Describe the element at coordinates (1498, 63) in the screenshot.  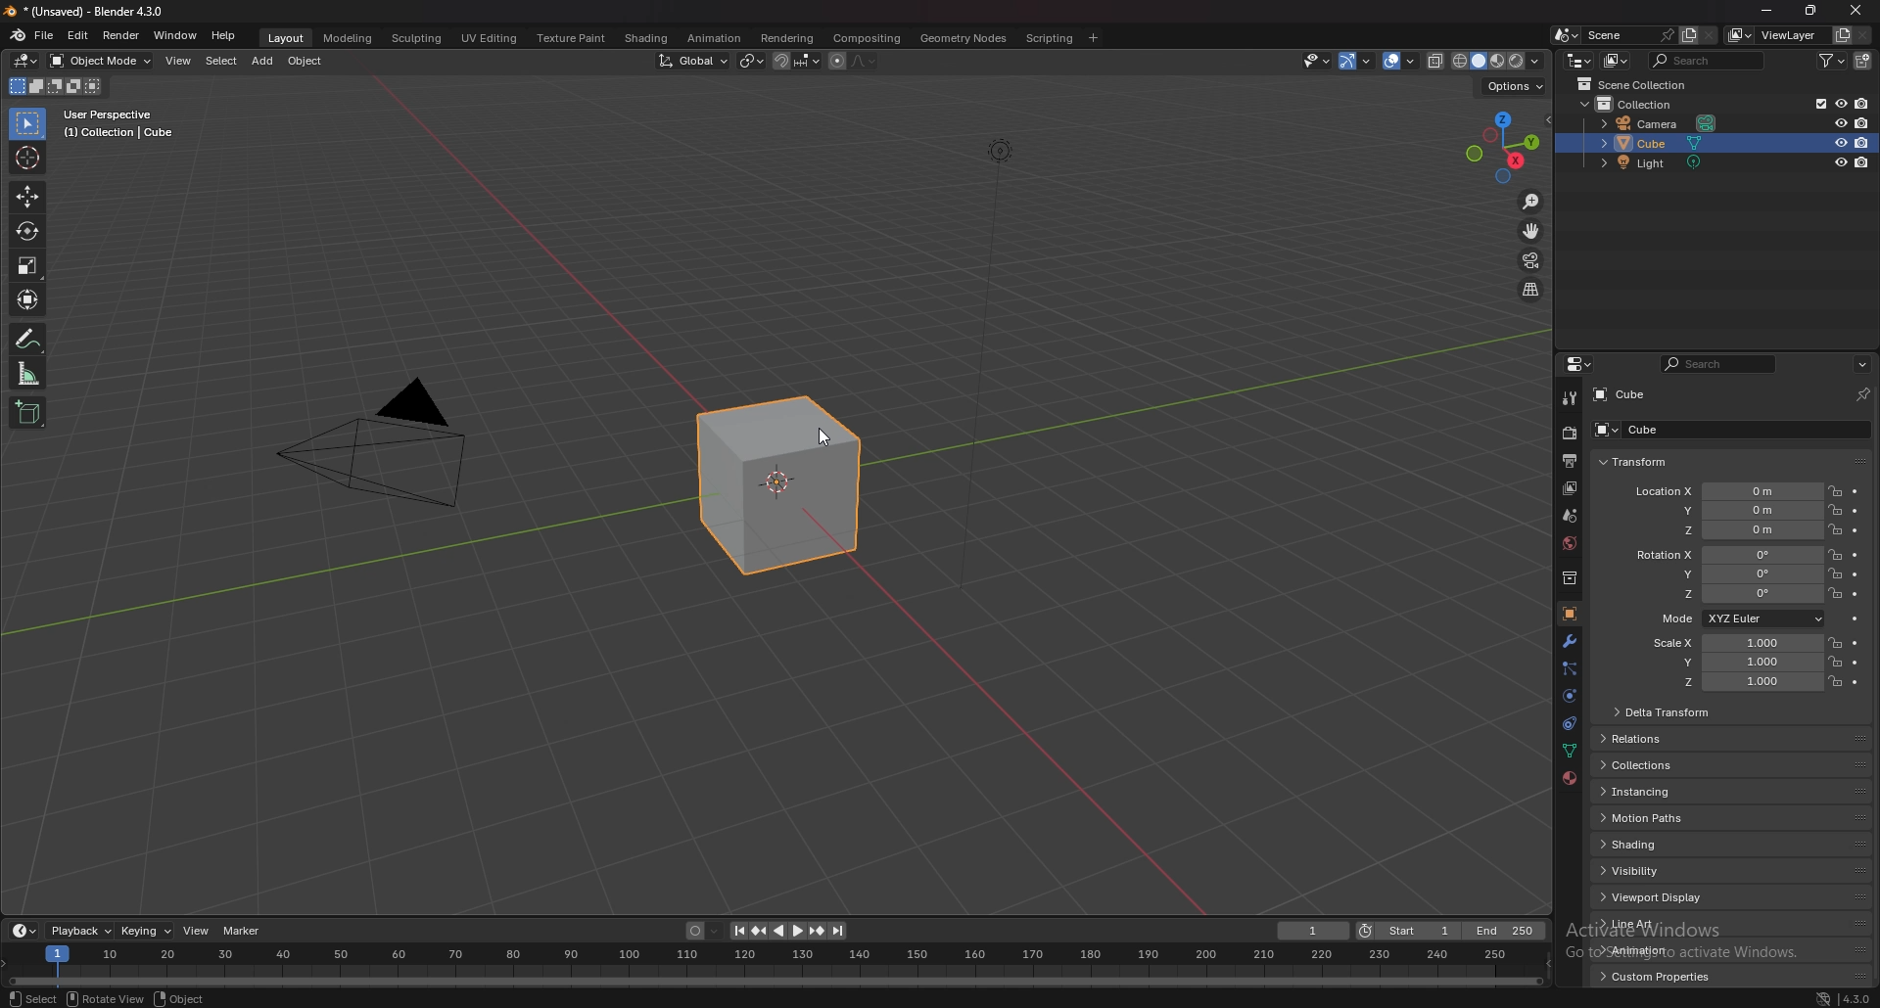
I see `viewport shading` at that location.